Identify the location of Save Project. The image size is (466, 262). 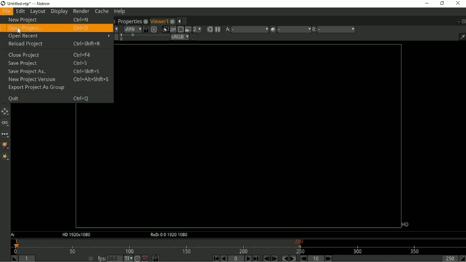
(47, 64).